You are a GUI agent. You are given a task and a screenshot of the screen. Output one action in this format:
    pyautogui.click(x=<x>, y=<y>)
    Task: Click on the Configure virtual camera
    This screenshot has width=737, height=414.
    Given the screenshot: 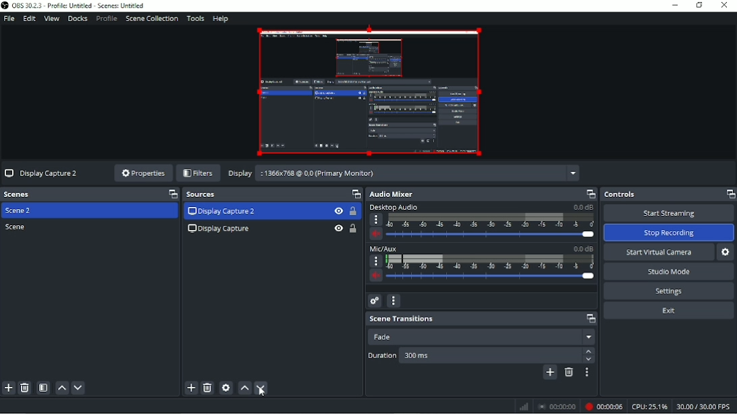 What is the action you would take?
    pyautogui.click(x=726, y=252)
    